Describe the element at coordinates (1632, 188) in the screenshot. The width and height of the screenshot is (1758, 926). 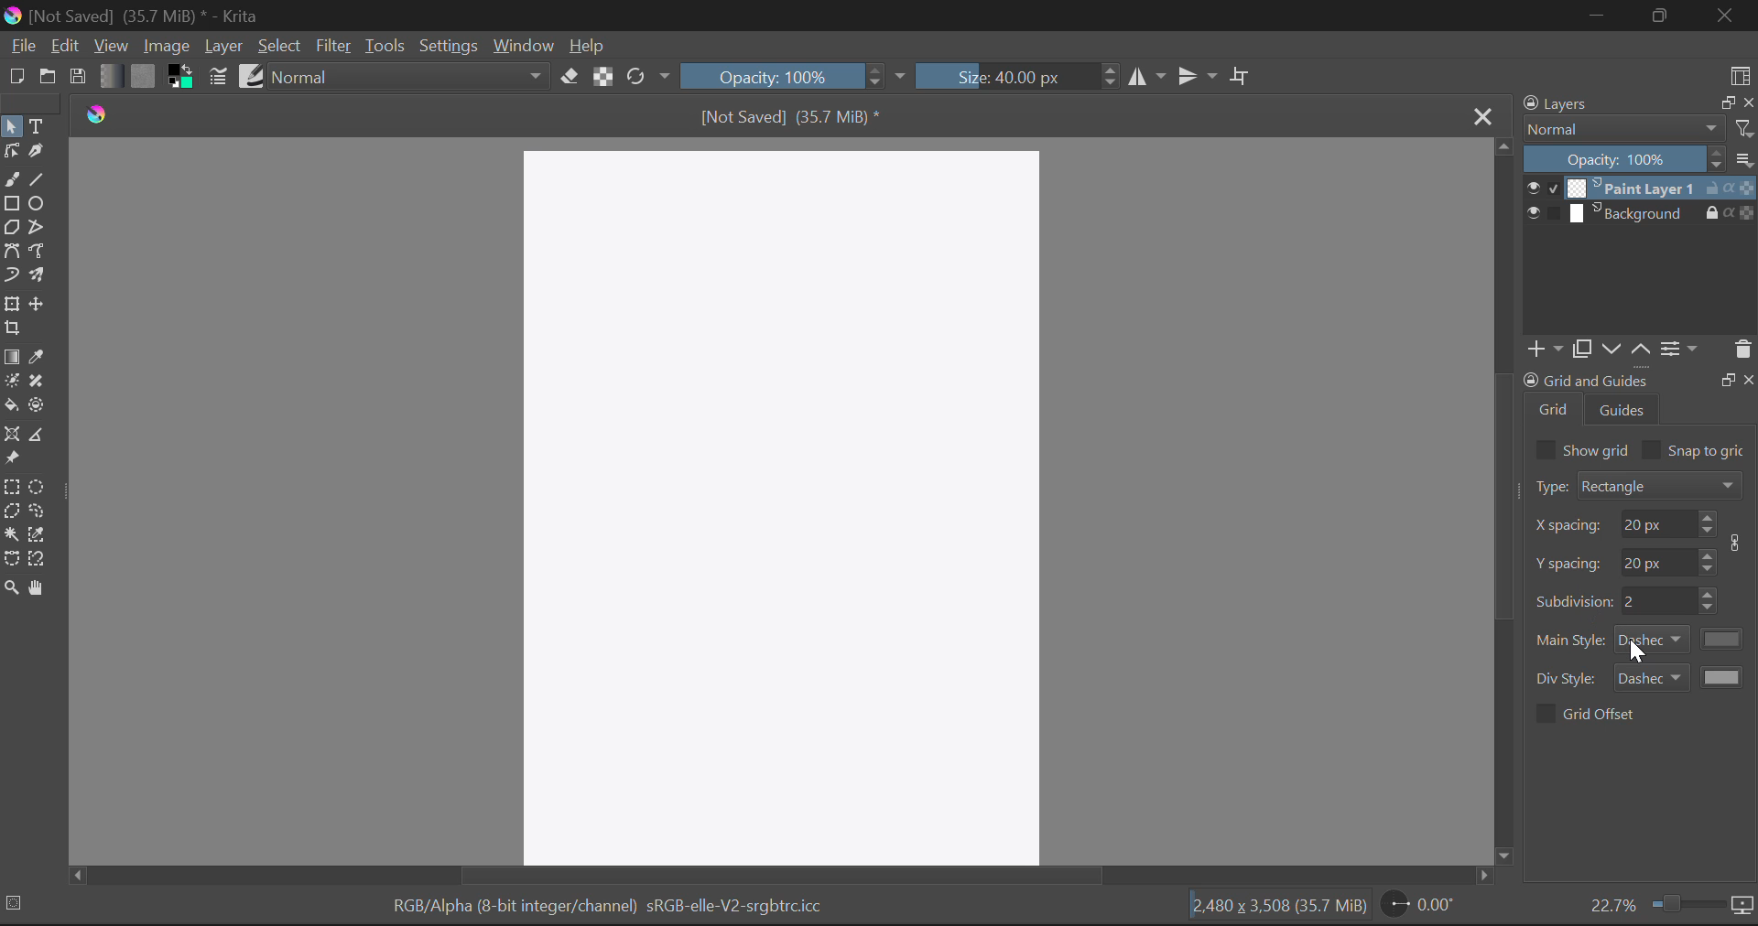
I see `layer 1` at that location.